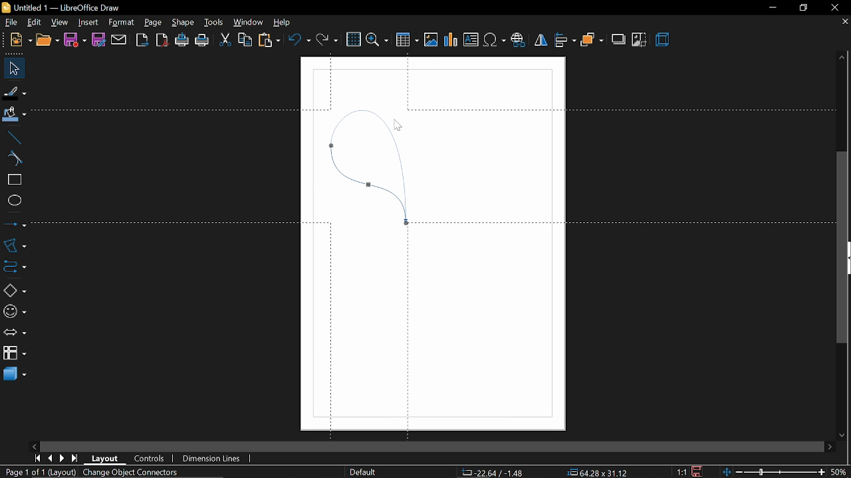 This screenshot has height=478, width=851. Describe the element at coordinates (494, 40) in the screenshot. I see `Insert symbol` at that location.